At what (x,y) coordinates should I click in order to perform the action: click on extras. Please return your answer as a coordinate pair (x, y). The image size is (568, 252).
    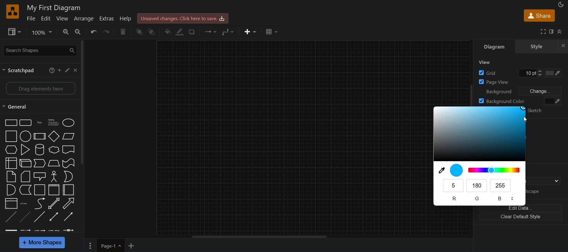
    Looking at the image, I should click on (106, 19).